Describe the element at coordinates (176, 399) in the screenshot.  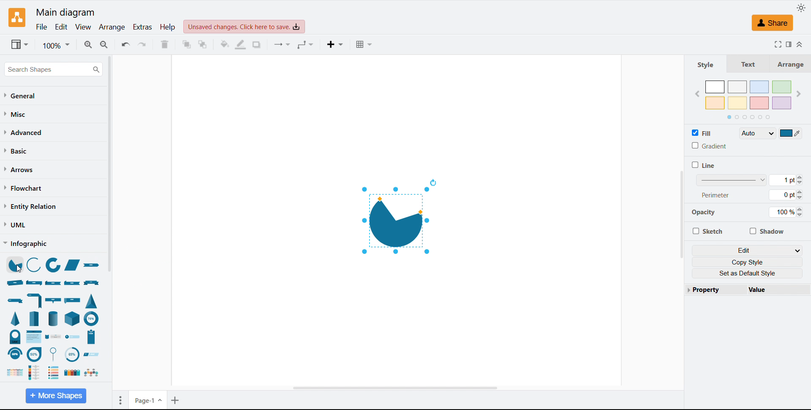
I see `Add pages ` at that location.